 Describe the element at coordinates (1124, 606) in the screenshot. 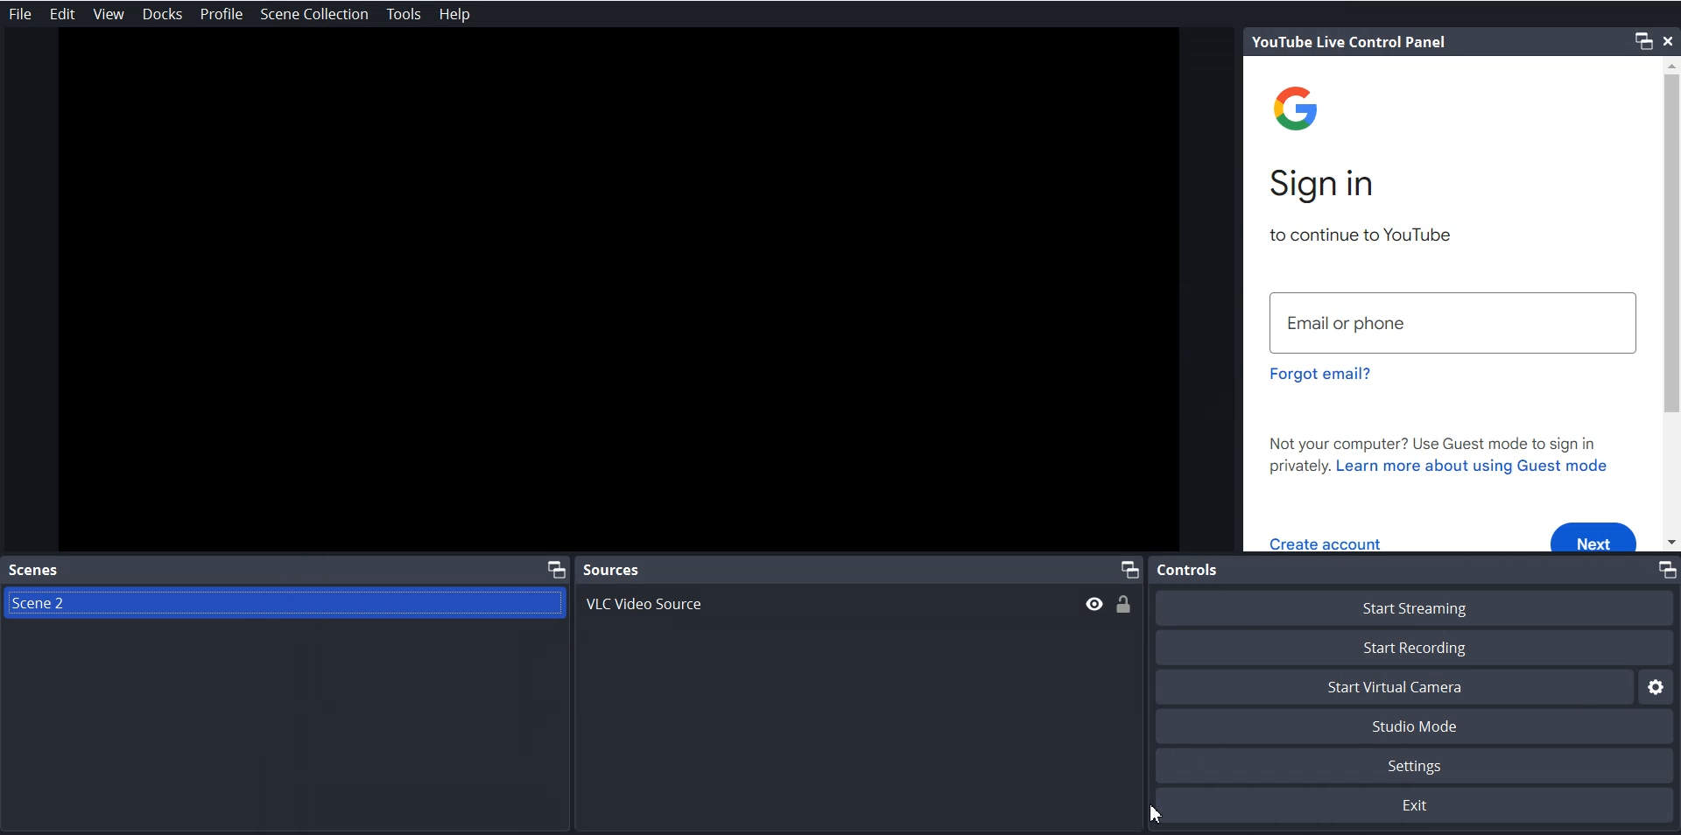

I see `Lock` at that location.